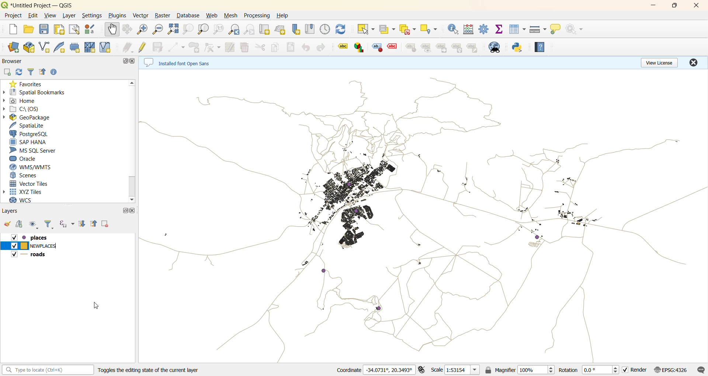 Image resolution: width=708 pixels, height=376 pixels. Describe the element at coordinates (325, 30) in the screenshot. I see `control panel` at that location.